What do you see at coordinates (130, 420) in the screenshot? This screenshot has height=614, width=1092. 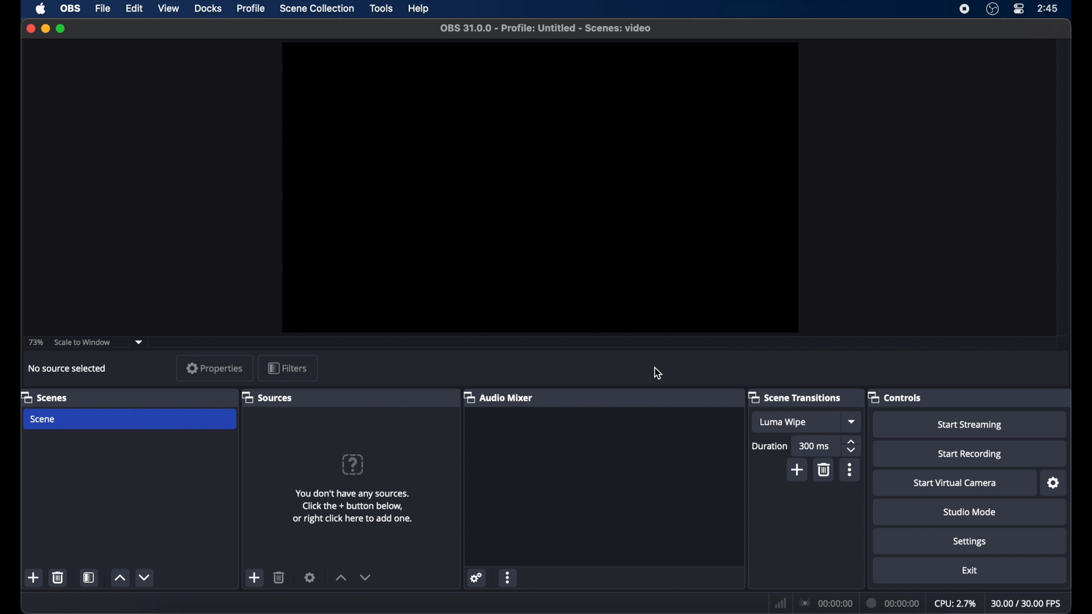 I see `scene` at bounding box center [130, 420].